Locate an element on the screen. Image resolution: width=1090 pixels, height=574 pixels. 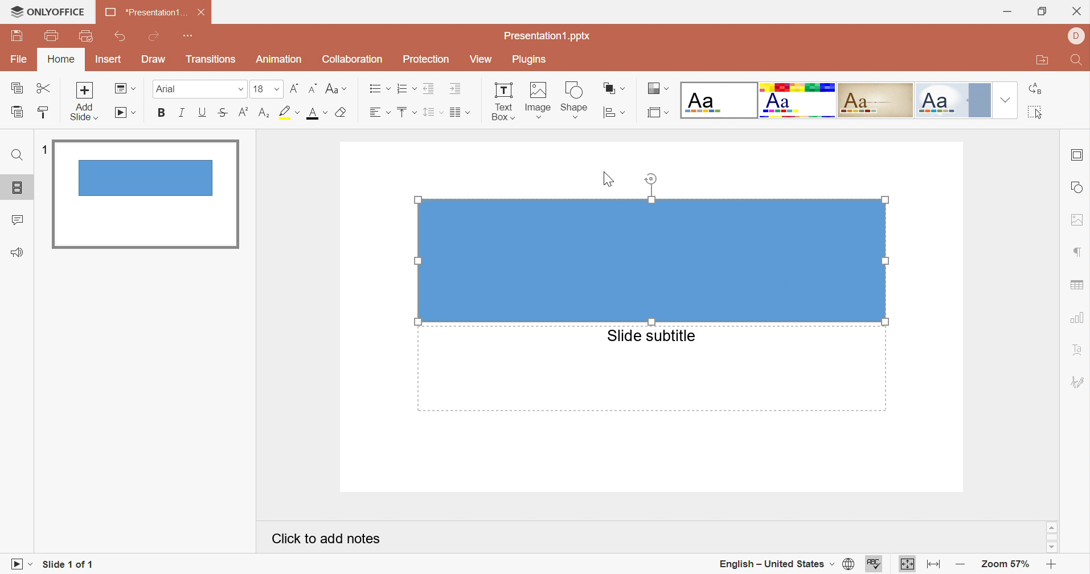
Print file is located at coordinates (54, 35).